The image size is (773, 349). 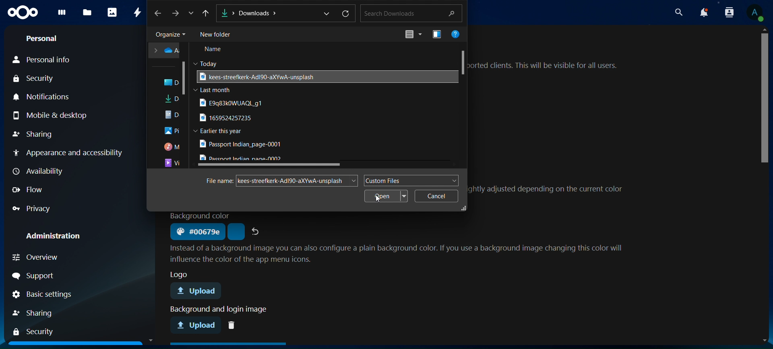 I want to click on personal info, so click(x=47, y=59).